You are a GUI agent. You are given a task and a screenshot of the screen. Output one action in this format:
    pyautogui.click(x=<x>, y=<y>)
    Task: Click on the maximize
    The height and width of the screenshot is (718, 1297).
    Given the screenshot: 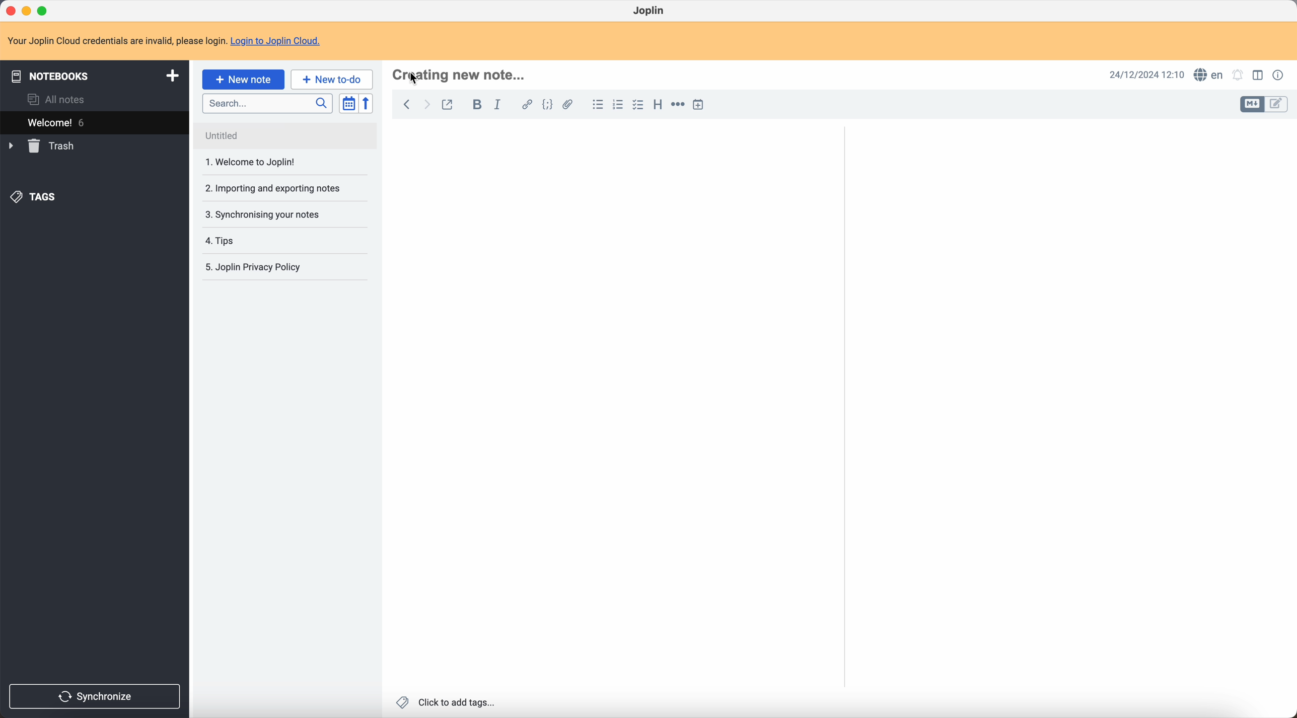 What is the action you would take?
    pyautogui.click(x=45, y=11)
    